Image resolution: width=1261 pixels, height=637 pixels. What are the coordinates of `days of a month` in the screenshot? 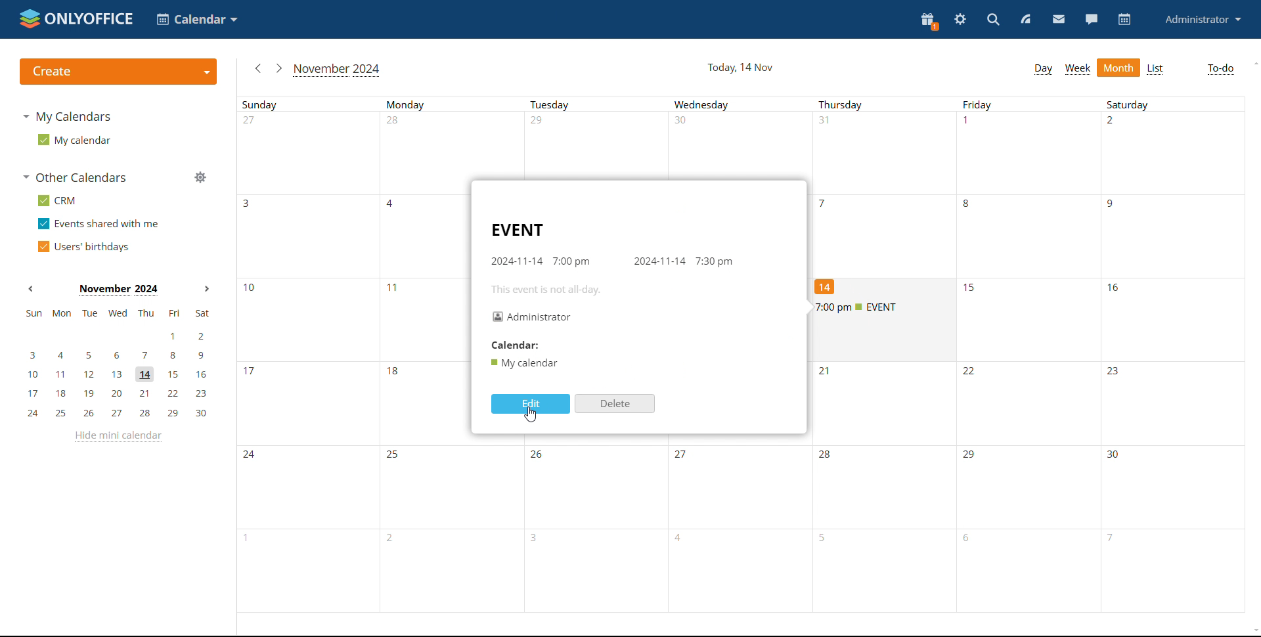 It's located at (886, 144).